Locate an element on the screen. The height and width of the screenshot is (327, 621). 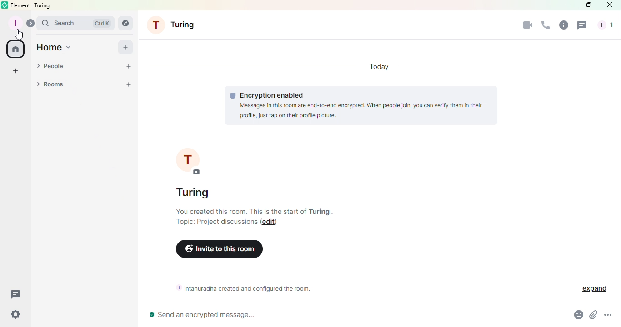
Expand is located at coordinates (33, 22).